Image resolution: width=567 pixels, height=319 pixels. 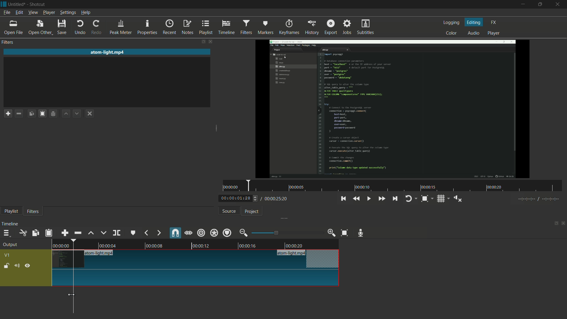 What do you see at coordinates (33, 113) in the screenshot?
I see `copy checked filters` at bounding box center [33, 113].